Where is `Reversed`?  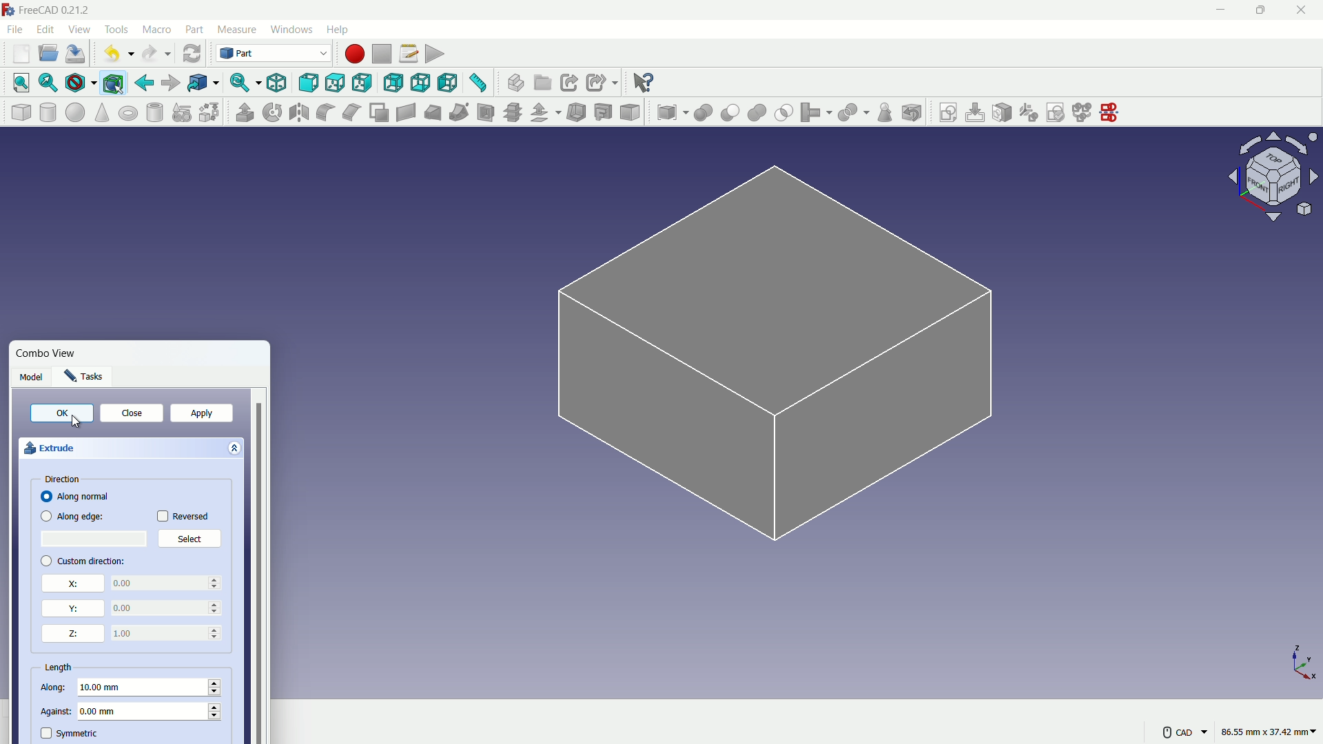
Reversed is located at coordinates (192, 516).